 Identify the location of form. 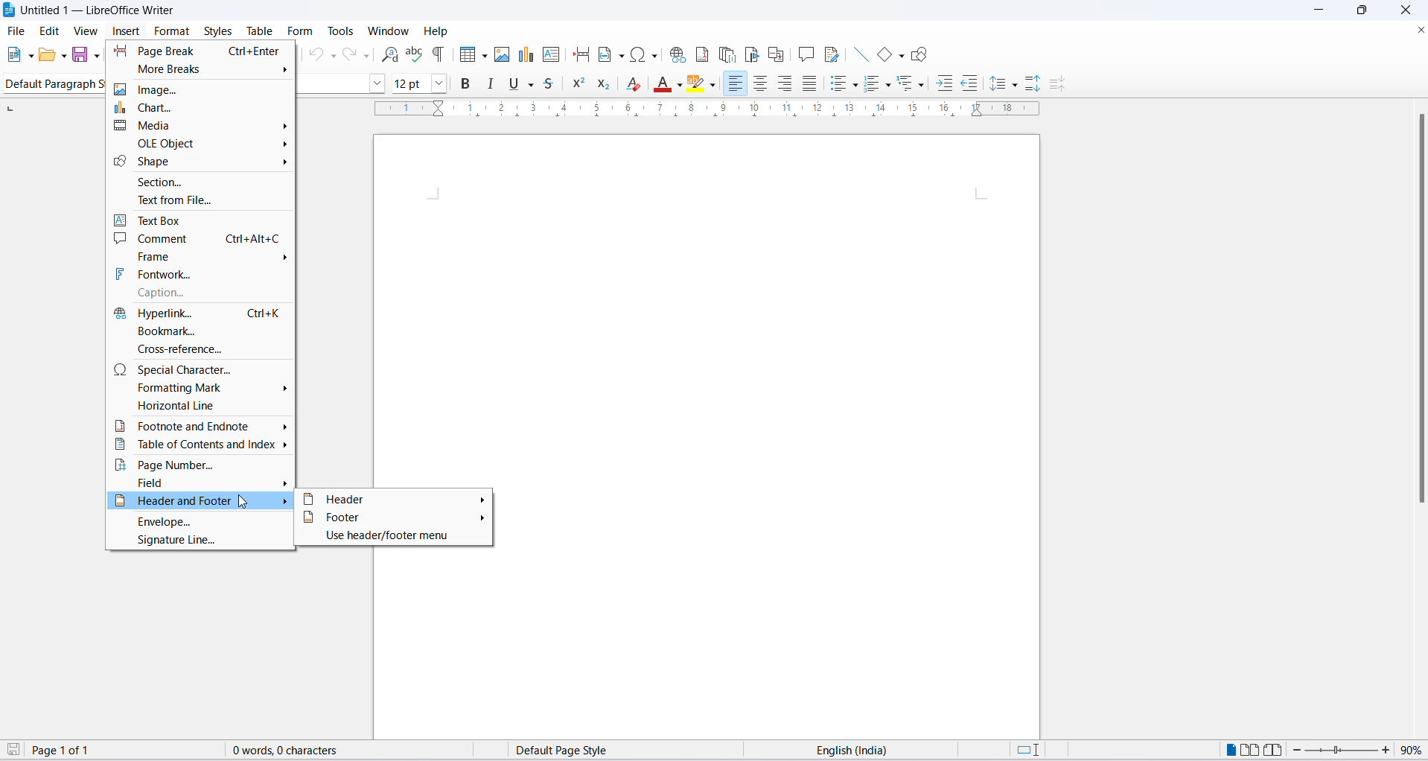
(299, 31).